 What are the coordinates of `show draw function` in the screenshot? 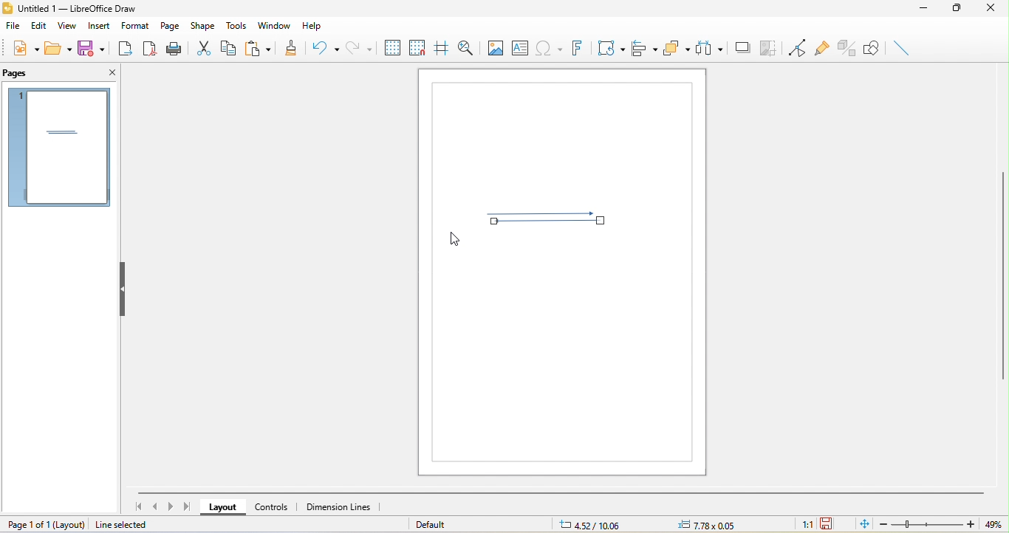 It's located at (872, 49).